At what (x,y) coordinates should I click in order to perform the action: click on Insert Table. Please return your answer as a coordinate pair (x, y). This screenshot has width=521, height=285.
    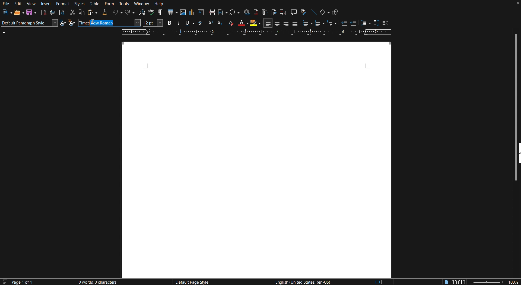
    Looking at the image, I should click on (172, 12).